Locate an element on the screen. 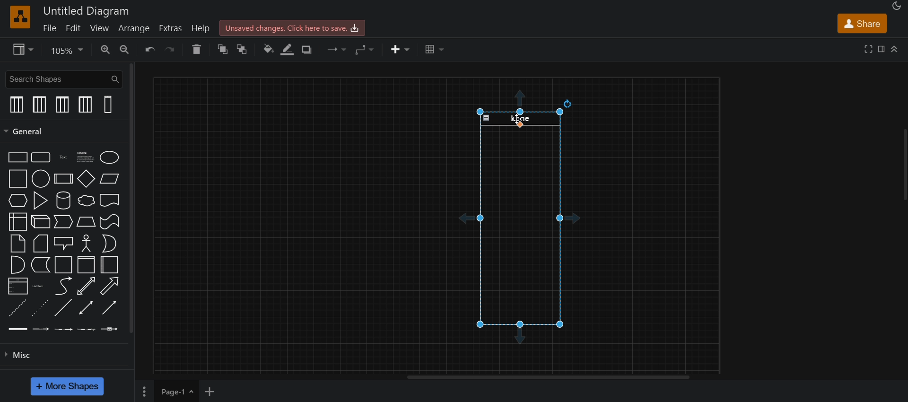 The width and height of the screenshot is (908, 402). cursor is located at coordinates (518, 120).